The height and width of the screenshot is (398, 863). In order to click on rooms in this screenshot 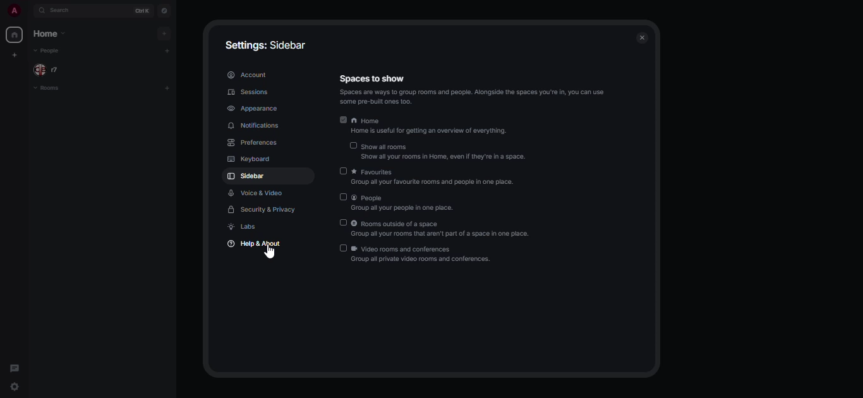, I will do `click(50, 89)`.